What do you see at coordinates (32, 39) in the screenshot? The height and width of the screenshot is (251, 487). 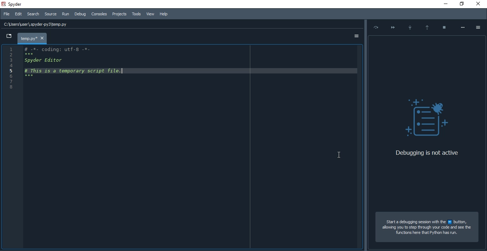 I see `temp.py` at bounding box center [32, 39].